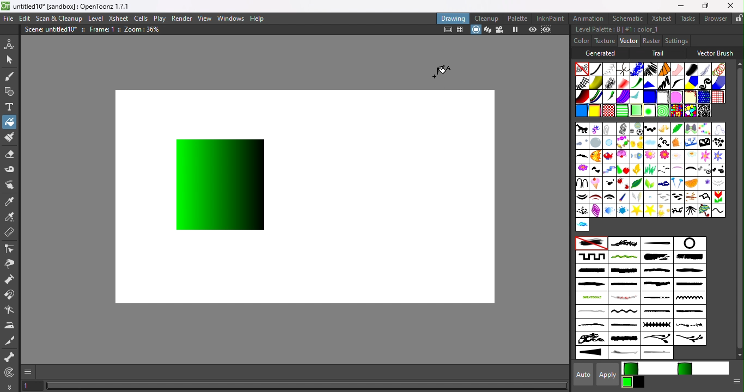  Describe the element at coordinates (610, 69) in the screenshot. I see `Herringbone` at that location.